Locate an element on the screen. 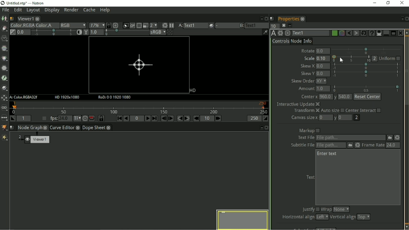 This screenshot has width=409, height=230. Minimize is located at coordinates (385, 33).